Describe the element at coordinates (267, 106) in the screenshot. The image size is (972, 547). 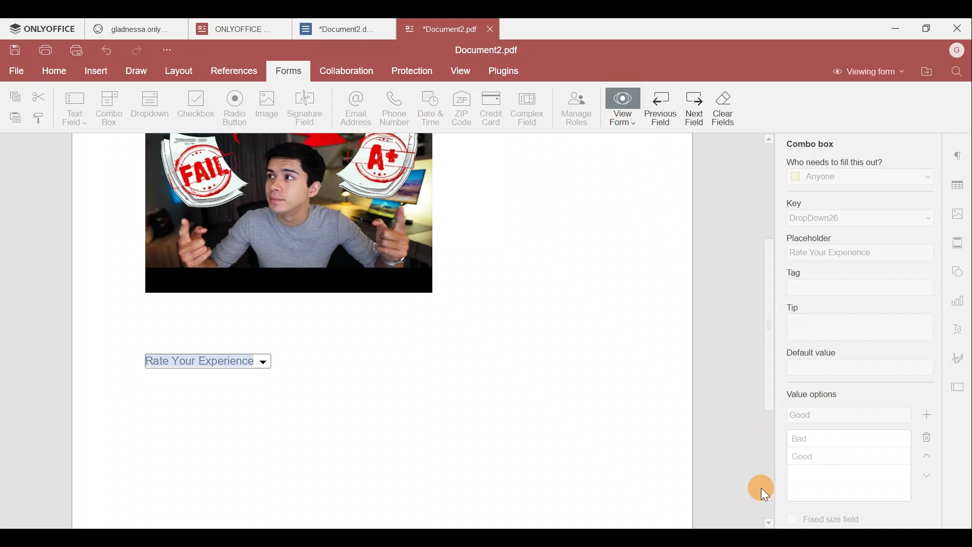
I see `Image` at that location.